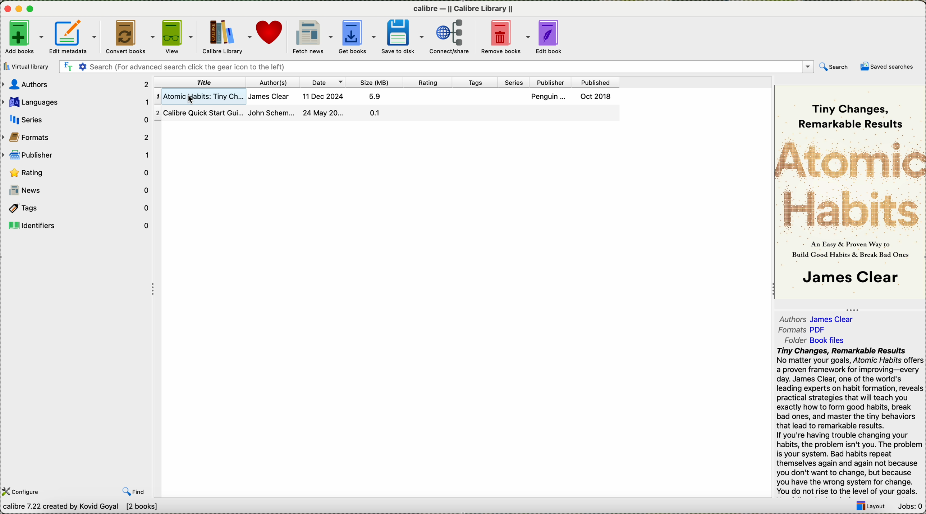 The height and width of the screenshot is (514, 926). I want to click on add books, so click(22, 37).